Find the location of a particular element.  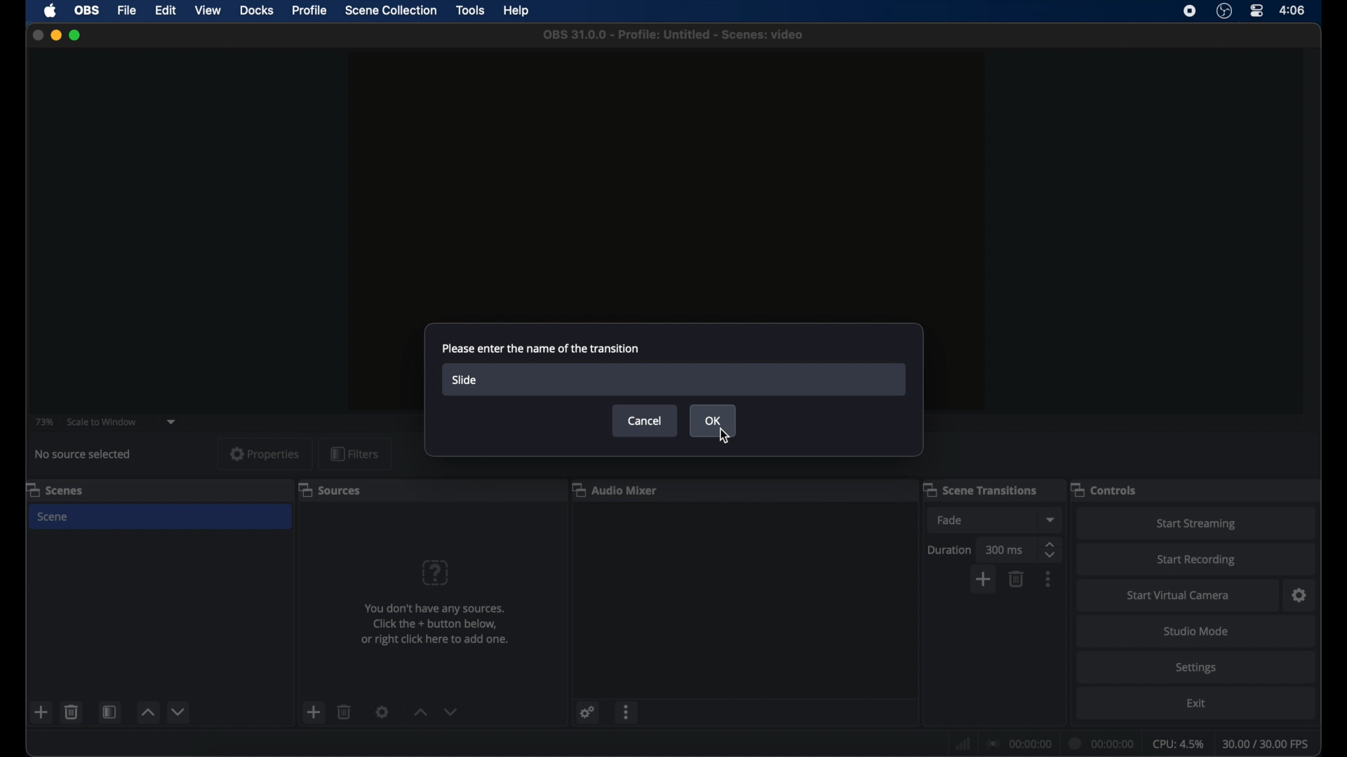

scene transitions is located at coordinates (982, 489).